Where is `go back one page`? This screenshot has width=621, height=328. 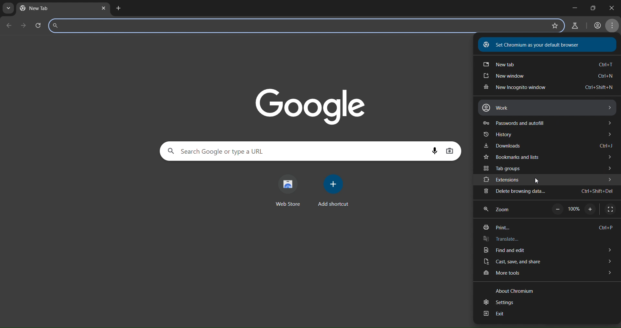
go back one page is located at coordinates (9, 26).